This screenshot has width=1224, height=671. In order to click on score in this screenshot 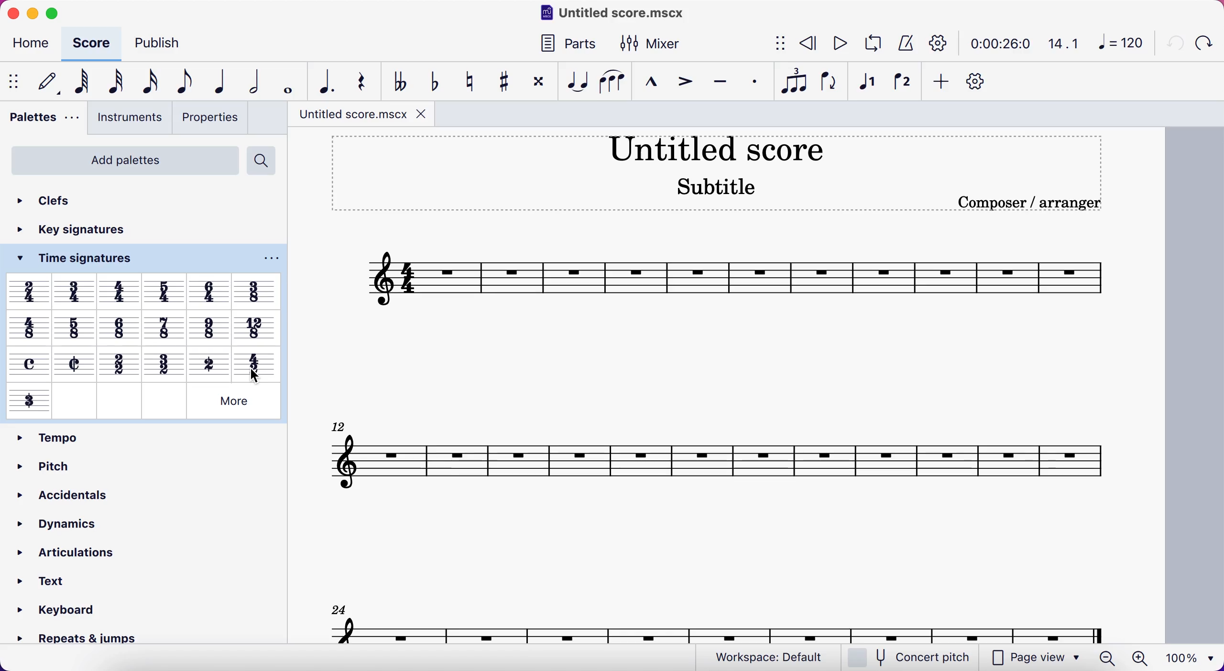, I will do `click(87, 43)`.